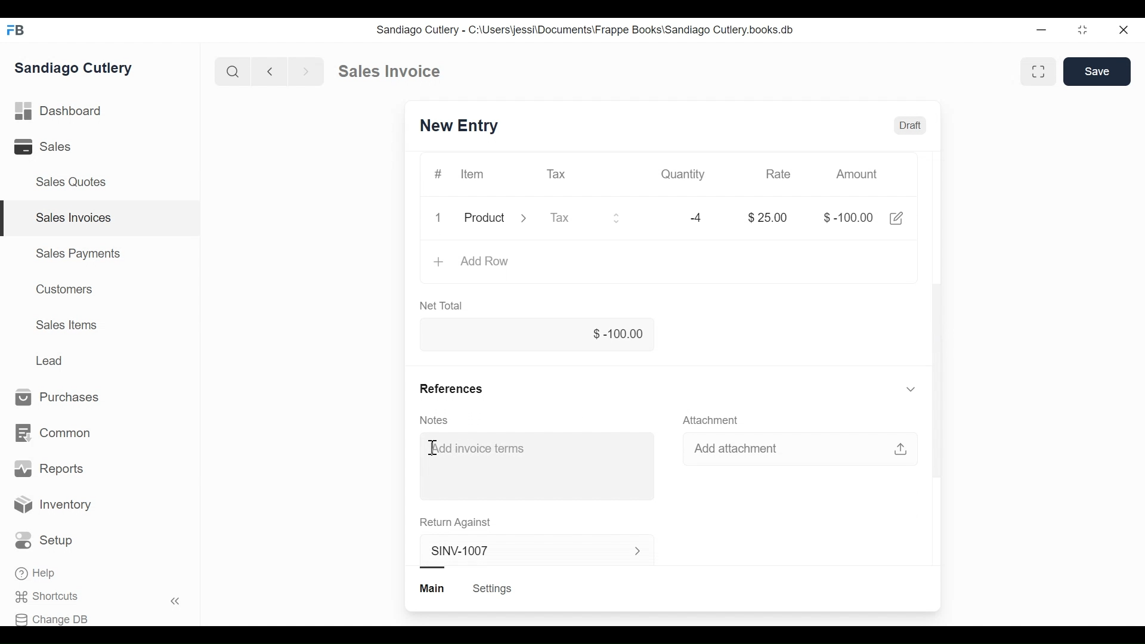  I want to click on -4, so click(697, 217).